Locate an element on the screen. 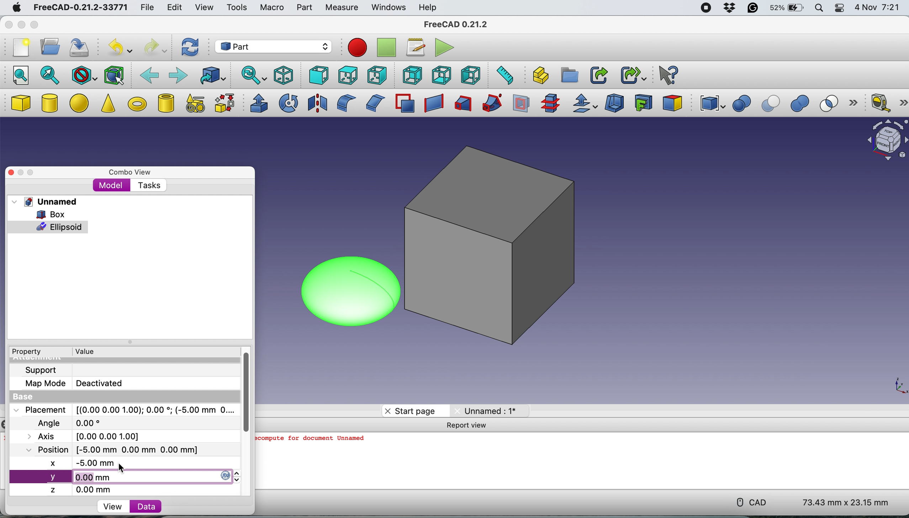  box is located at coordinates (20, 104).